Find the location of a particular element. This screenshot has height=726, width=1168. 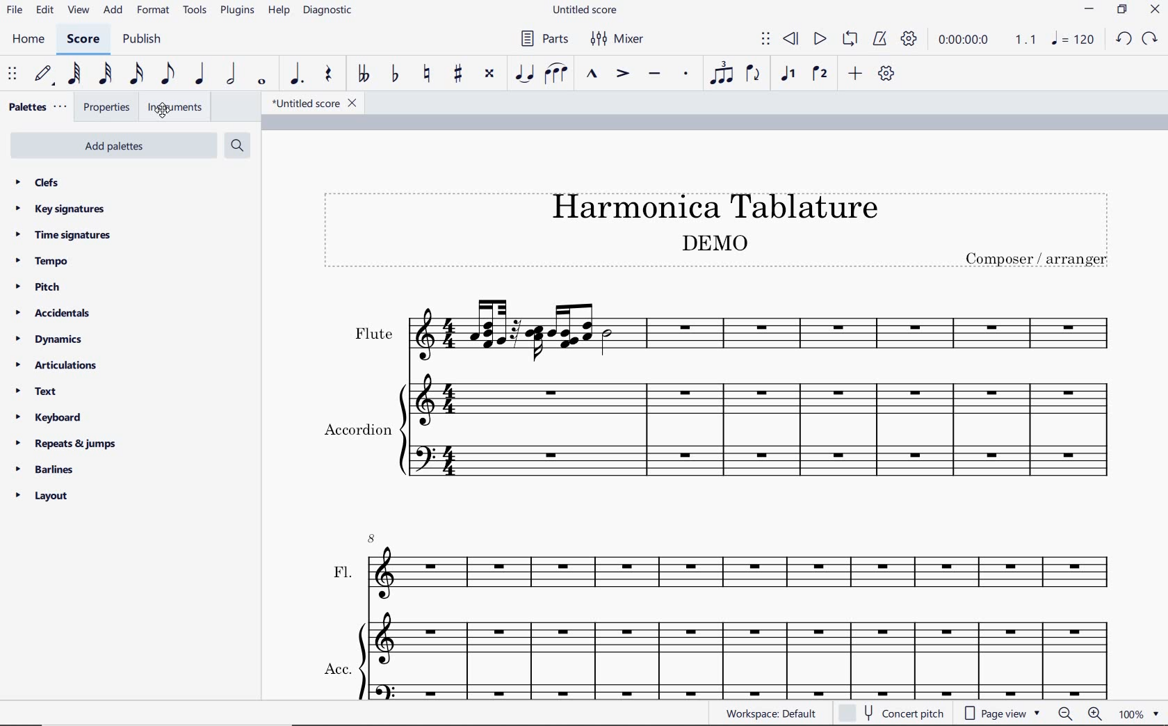

marcato is located at coordinates (592, 75).